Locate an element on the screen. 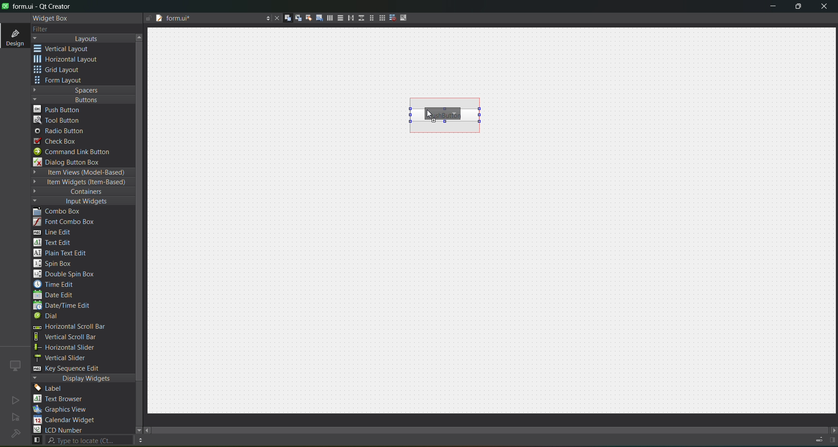 Image resolution: width=838 pixels, height=447 pixels. layout vertically is located at coordinates (338, 17).